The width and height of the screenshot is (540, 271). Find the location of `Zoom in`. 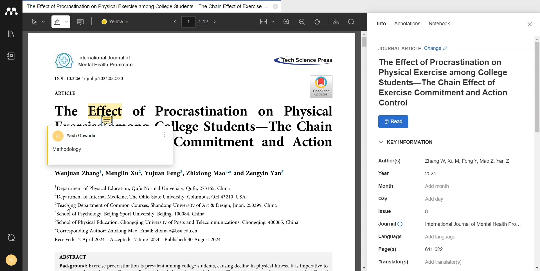

Zoom in is located at coordinates (287, 21).